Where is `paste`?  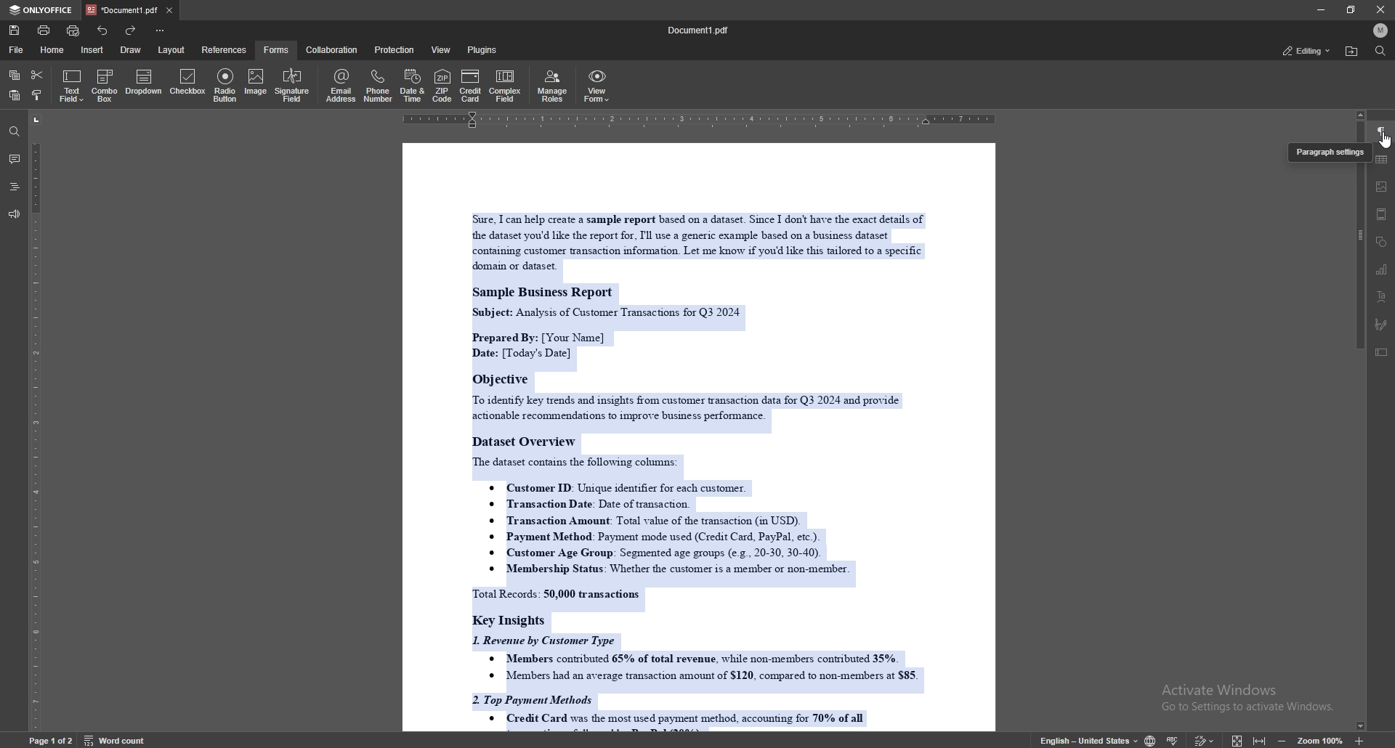
paste is located at coordinates (13, 96).